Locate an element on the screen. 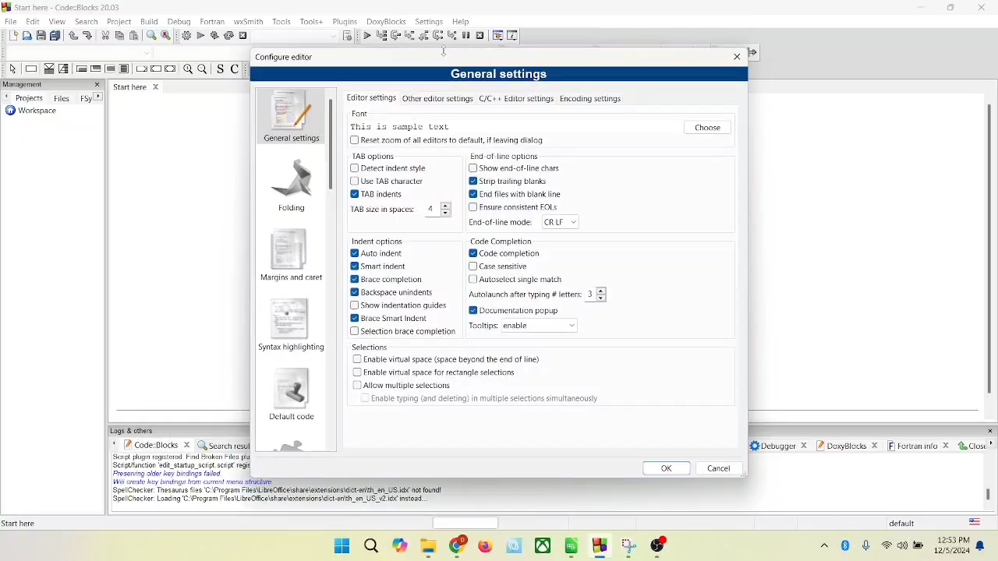 This screenshot has height=561, width=998. brace completion is located at coordinates (409, 333).